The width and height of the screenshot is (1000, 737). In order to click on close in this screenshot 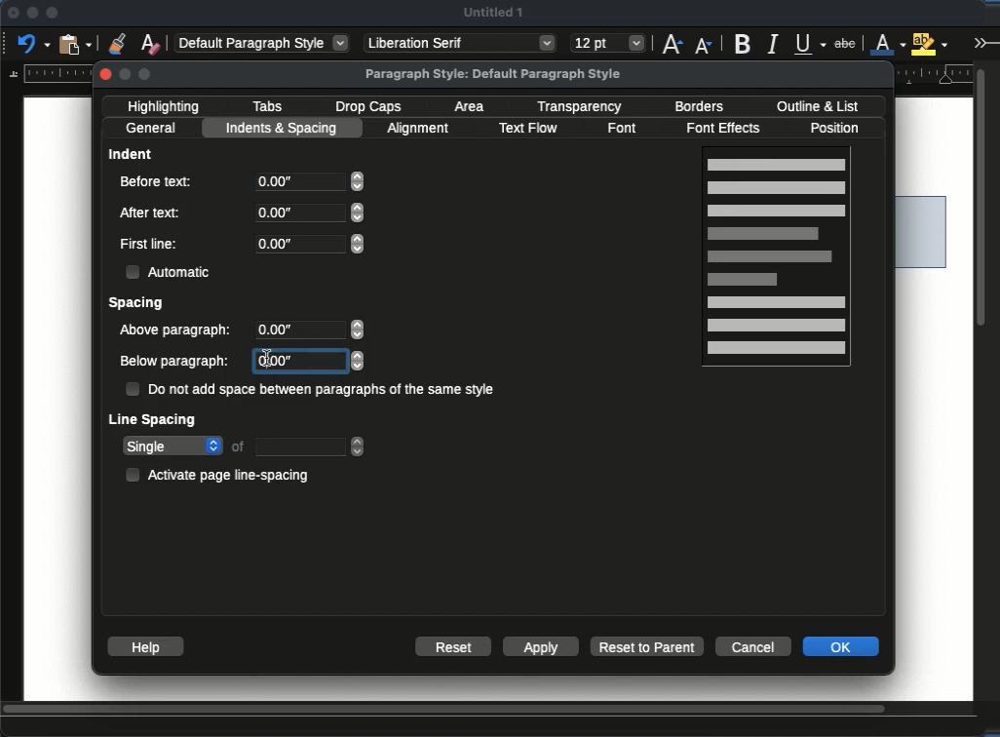, I will do `click(12, 14)`.